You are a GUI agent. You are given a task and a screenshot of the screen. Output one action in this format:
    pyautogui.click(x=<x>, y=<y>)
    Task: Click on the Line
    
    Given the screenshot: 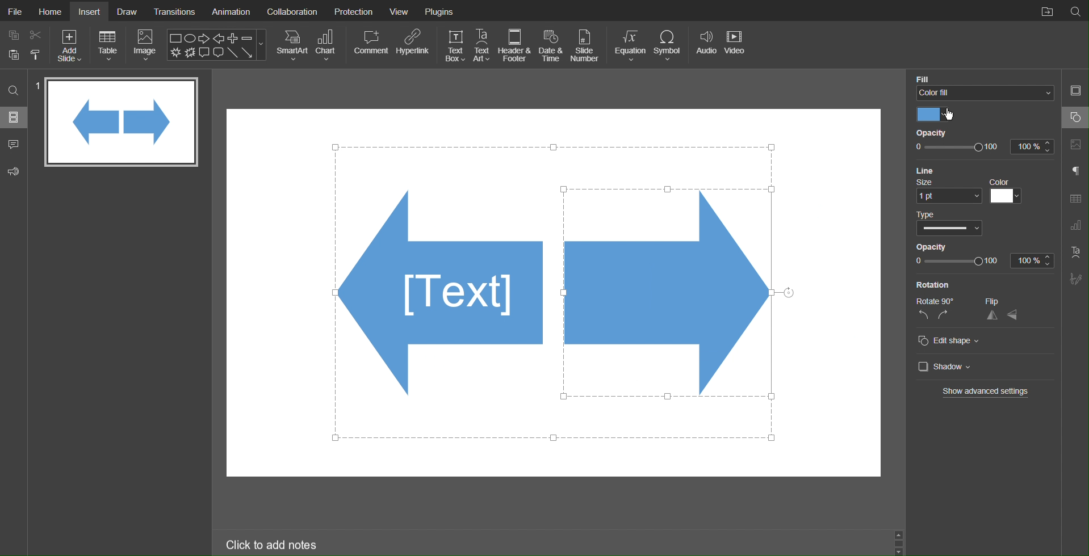 What is the action you would take?
    pyautogui.click(x=950, y=170)
    